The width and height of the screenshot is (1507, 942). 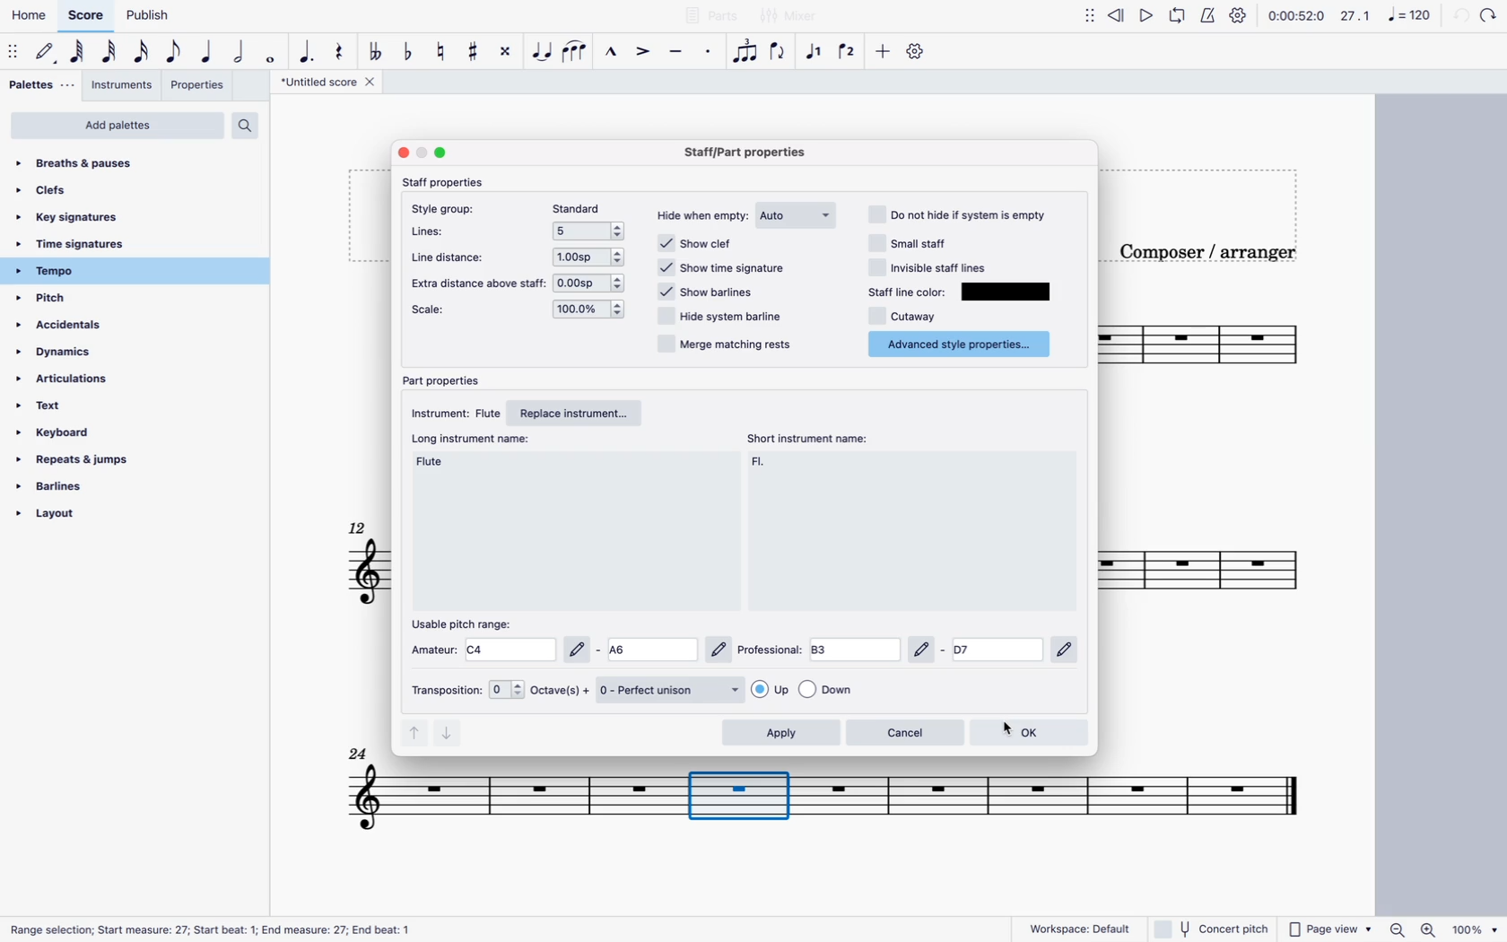 I want to click on options, so click(x=807, y=691).